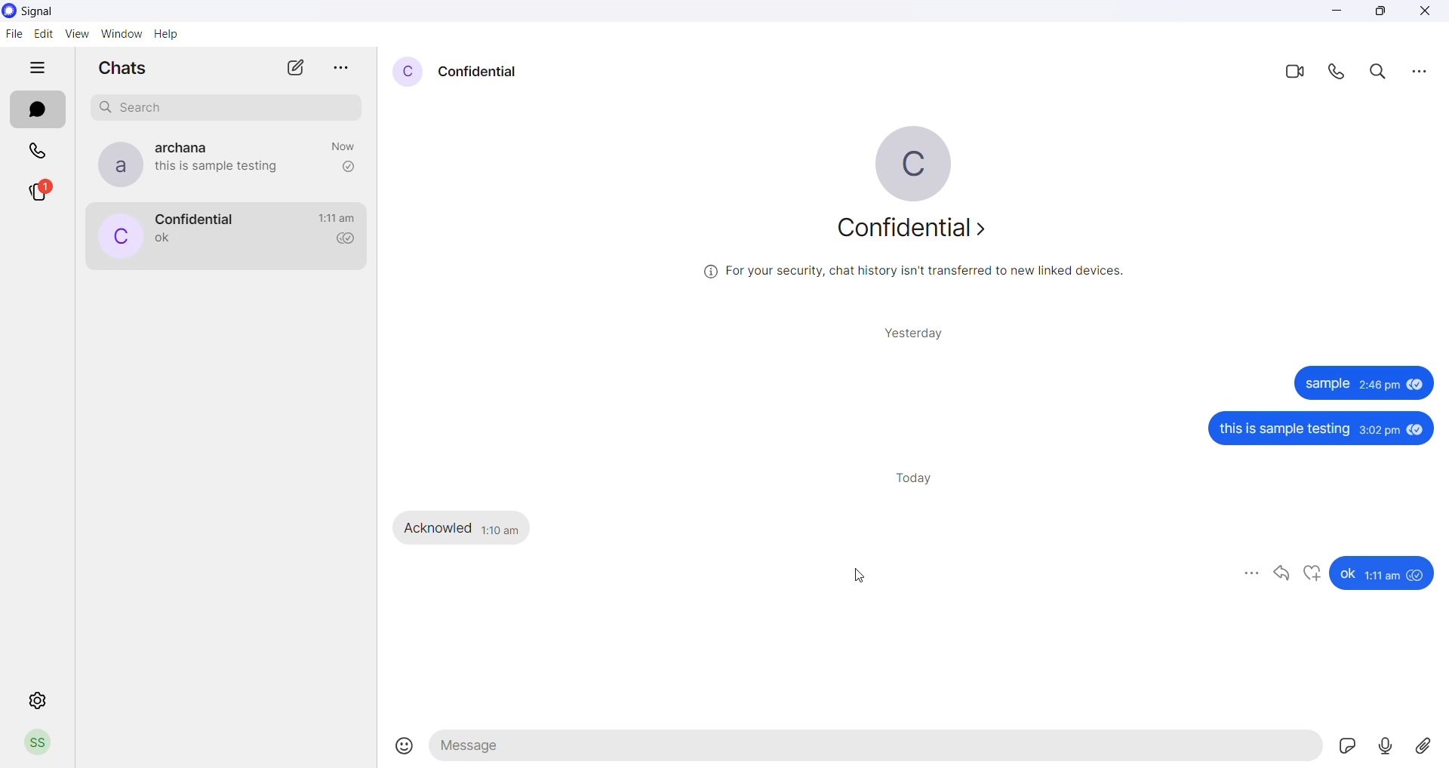 This screenshot has width=1449, height=768. I want to click on minimize, so click(1339, 15).